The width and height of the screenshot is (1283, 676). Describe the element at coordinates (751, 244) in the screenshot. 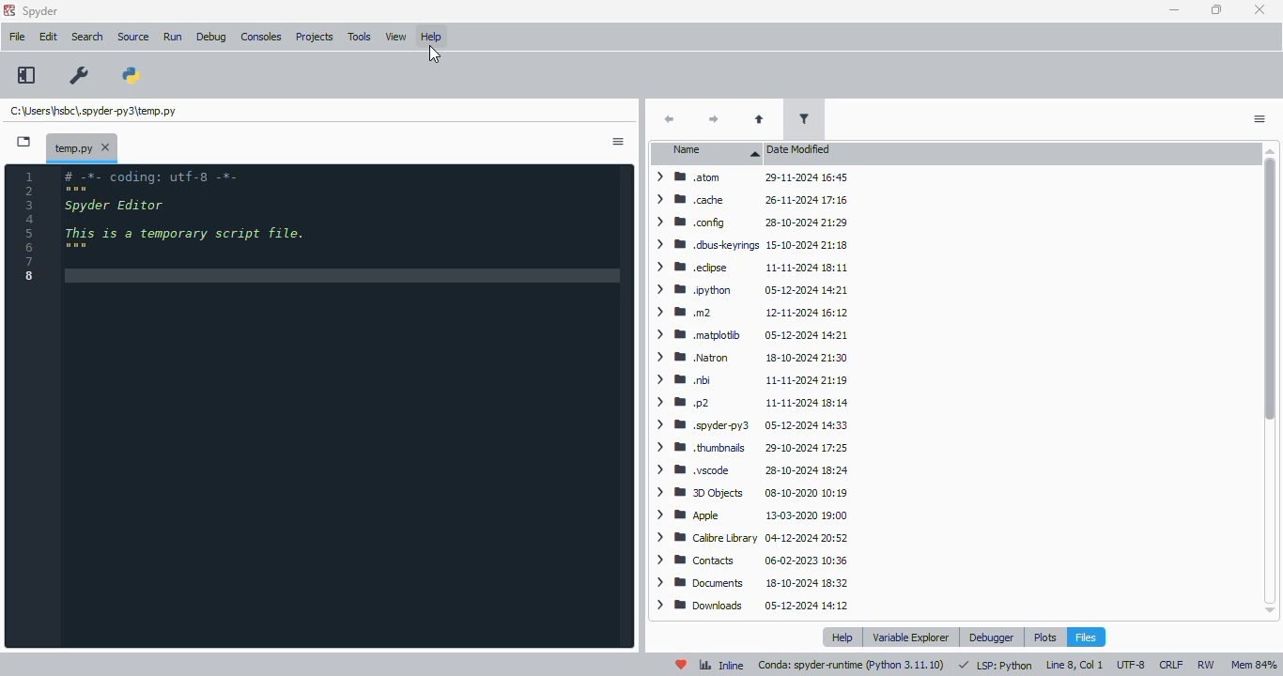

I see `> WM .dbuskeyrings 15-10-2024 21:18` at that location.